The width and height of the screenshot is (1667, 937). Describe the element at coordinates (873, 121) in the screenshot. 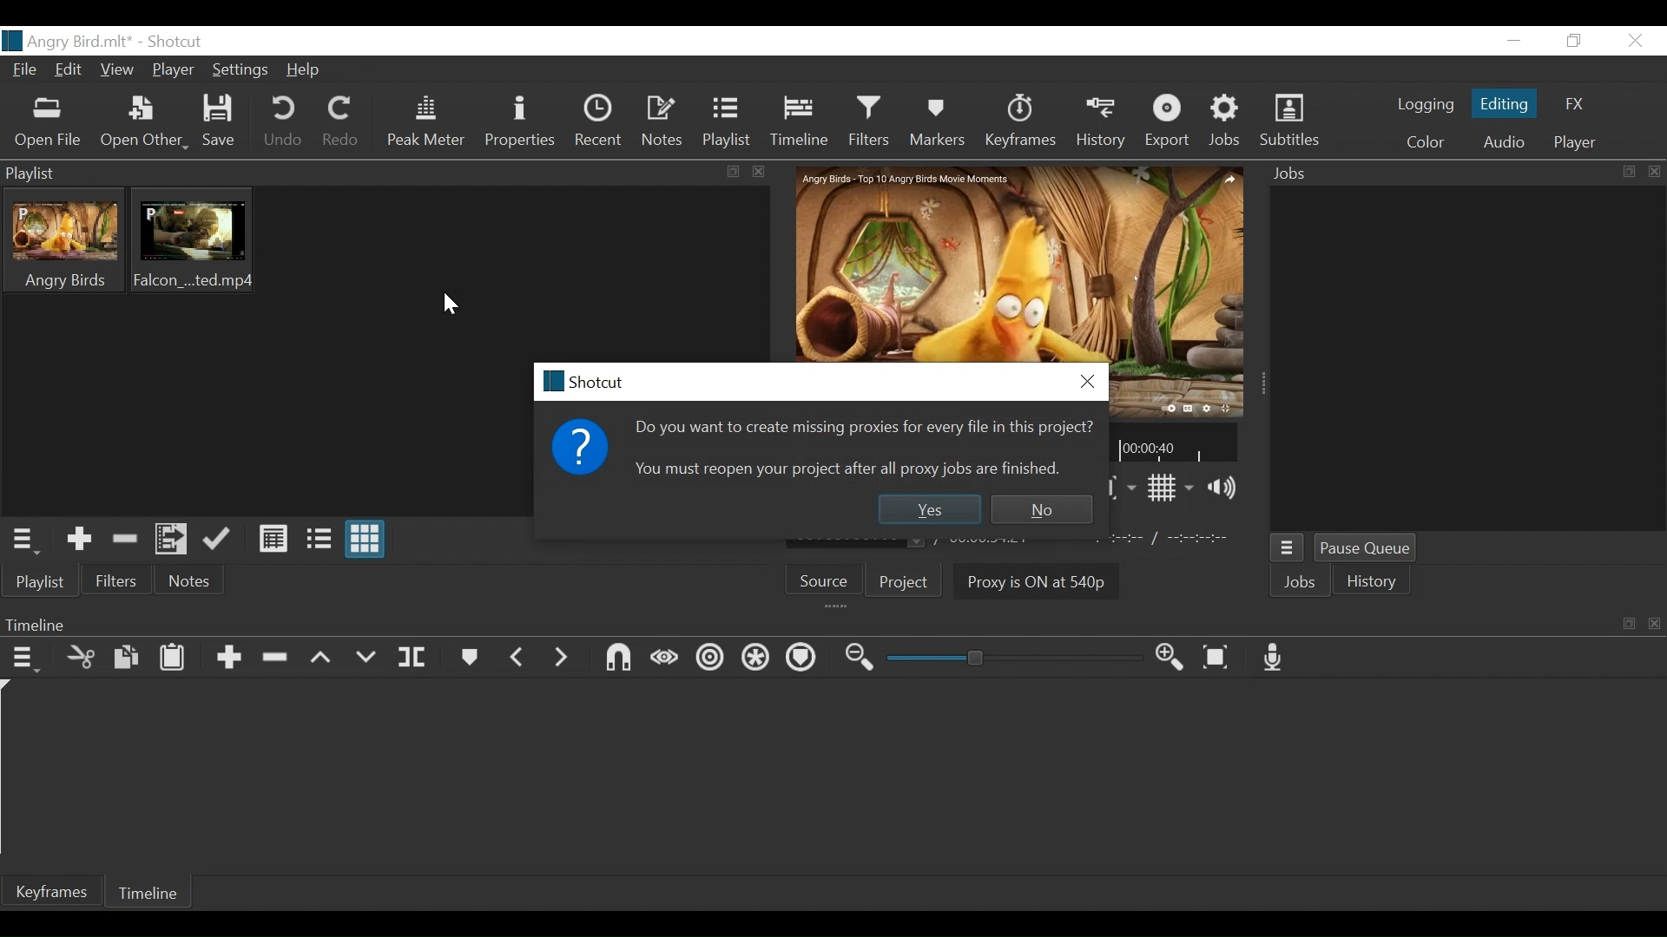

I see `Filters` at that location.